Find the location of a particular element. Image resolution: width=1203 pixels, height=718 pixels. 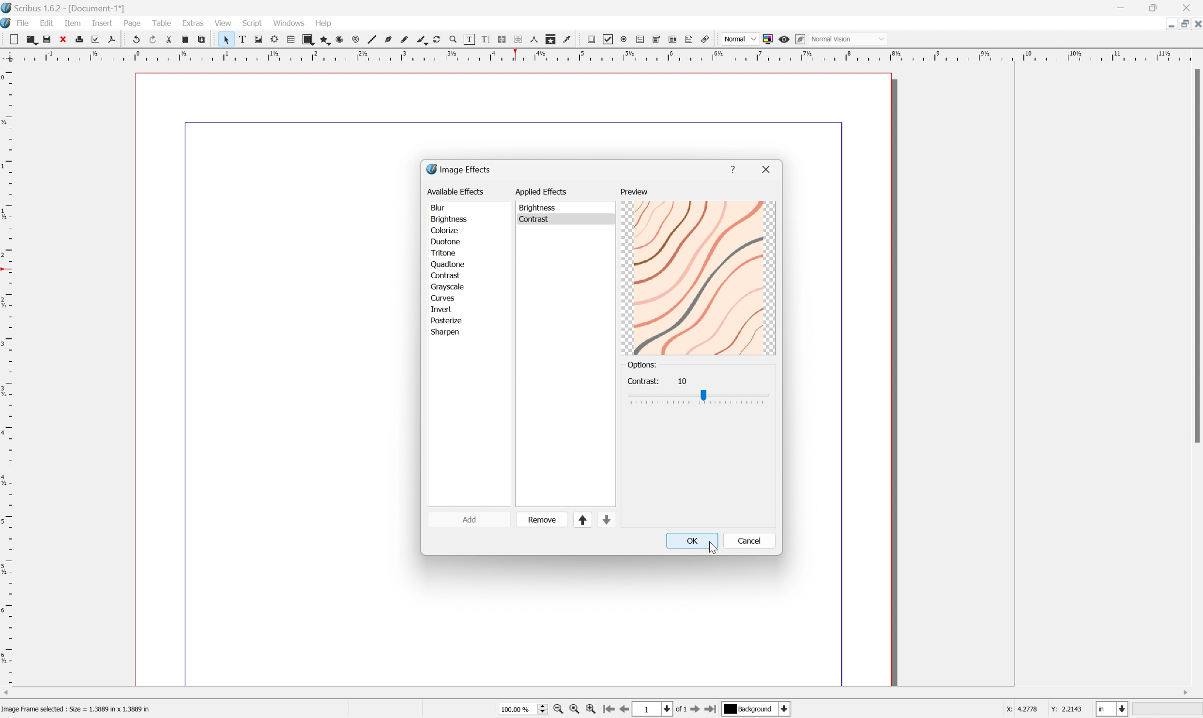

options: is located at coordinates (643, 365).